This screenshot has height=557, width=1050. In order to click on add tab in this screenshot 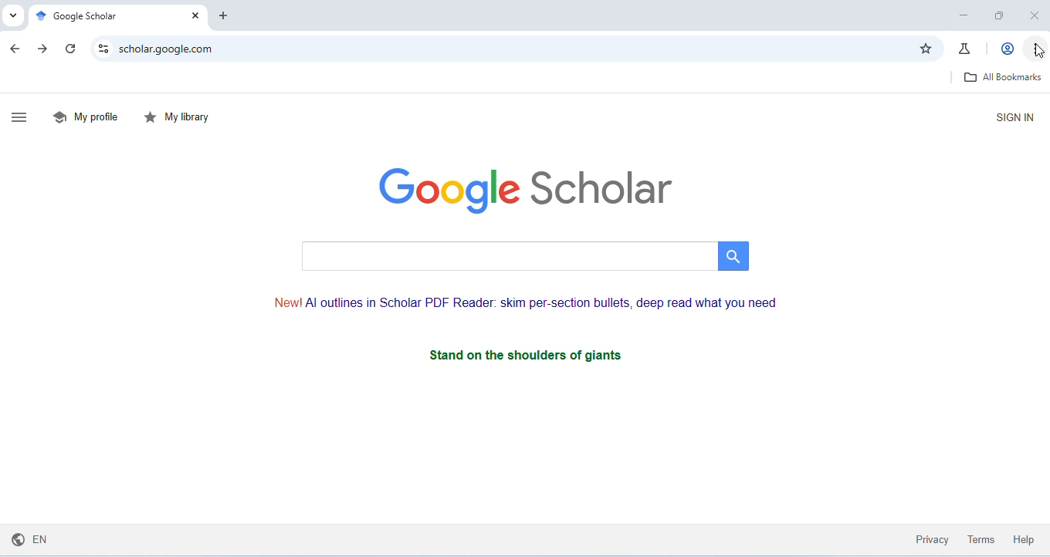, I will do `click(225, 17)`.